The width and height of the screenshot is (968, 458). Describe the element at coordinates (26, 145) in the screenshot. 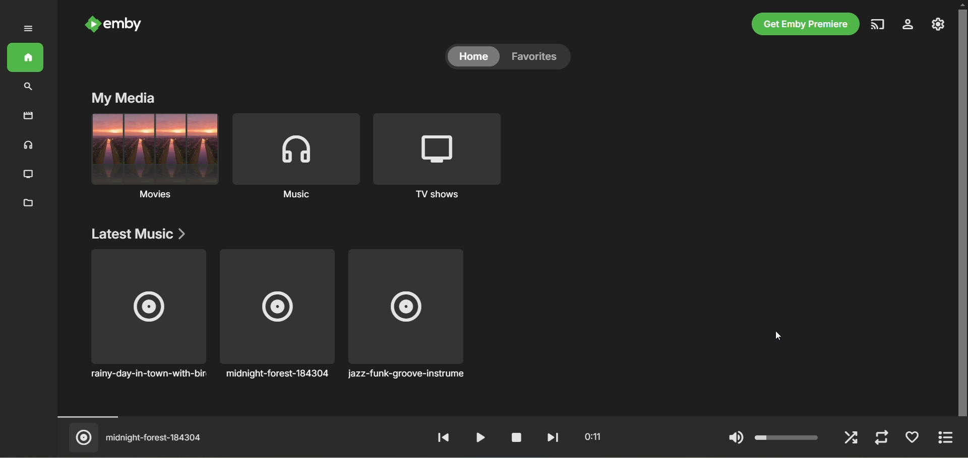

I see `music` at that location.